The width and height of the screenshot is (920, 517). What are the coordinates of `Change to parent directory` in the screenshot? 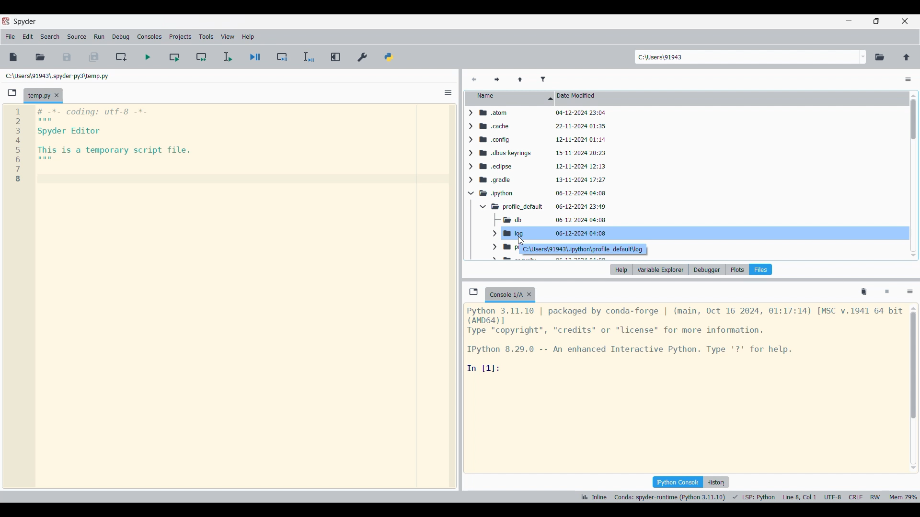 It's located at (907, 57).